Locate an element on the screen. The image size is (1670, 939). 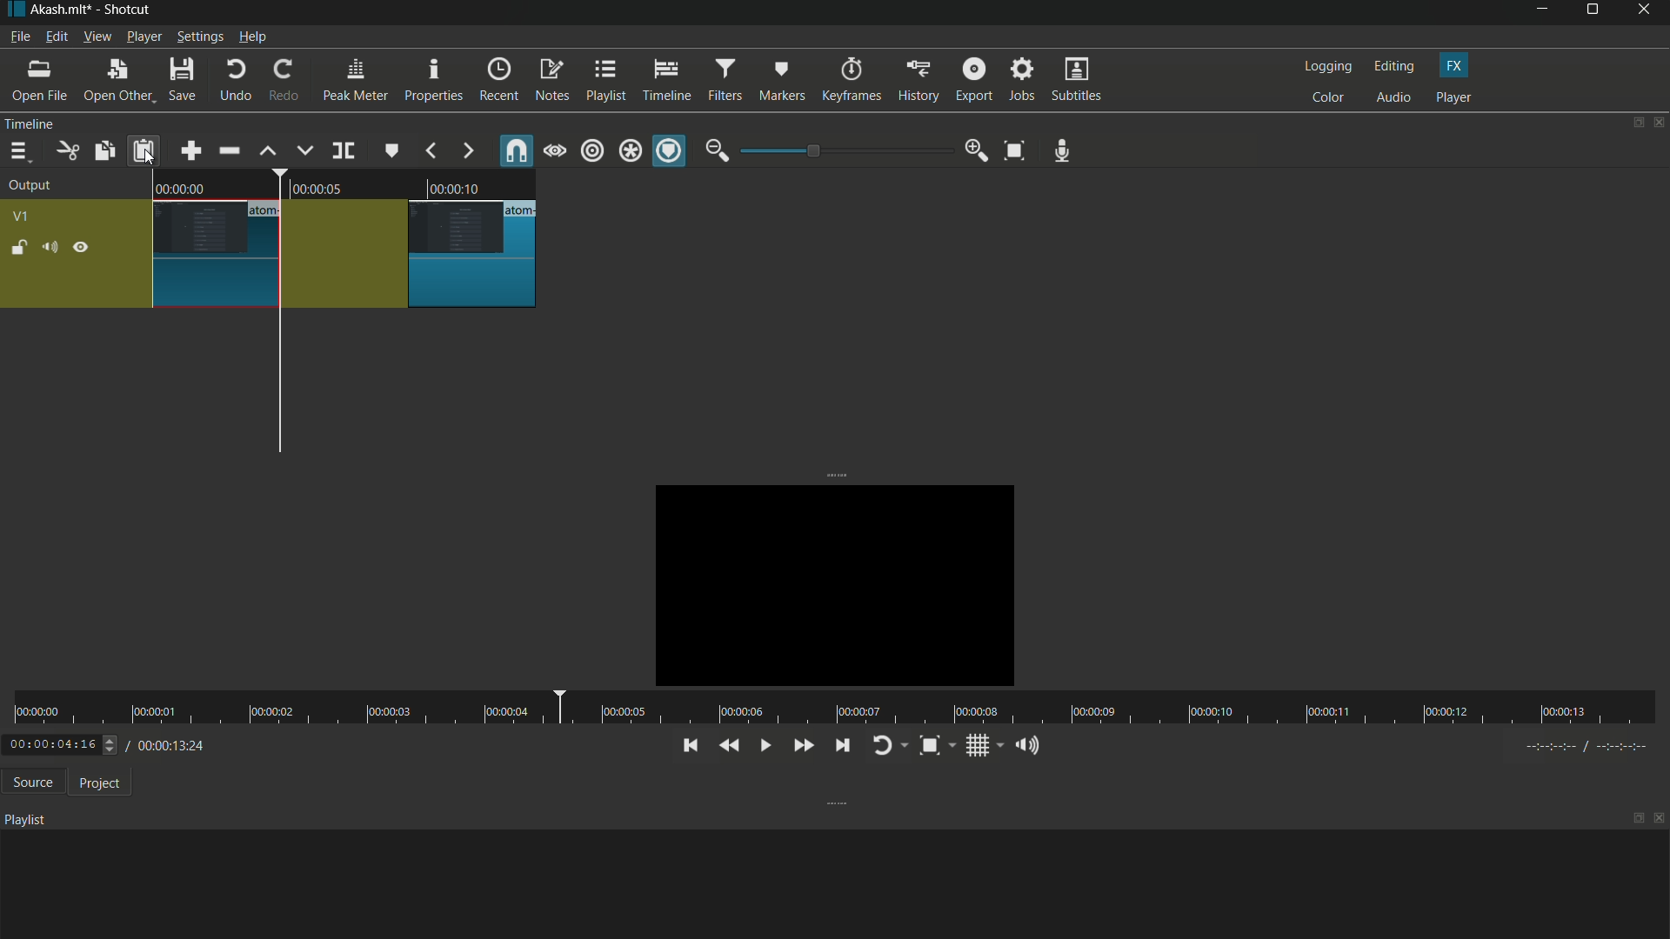
timeline is located at coordinates (666, 78).